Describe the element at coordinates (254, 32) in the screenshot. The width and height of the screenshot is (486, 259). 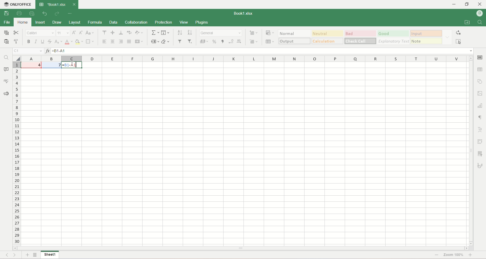
I see `insert cell` at that location.